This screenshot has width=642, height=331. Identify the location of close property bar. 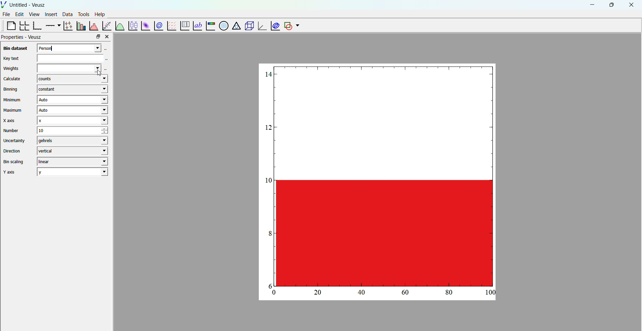
(108, 36).